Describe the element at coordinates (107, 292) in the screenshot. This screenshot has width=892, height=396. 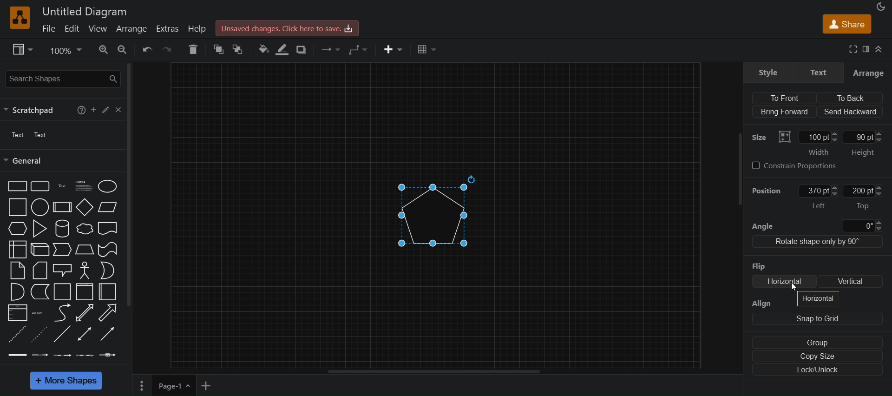
I see `Horizontal container` at that location.